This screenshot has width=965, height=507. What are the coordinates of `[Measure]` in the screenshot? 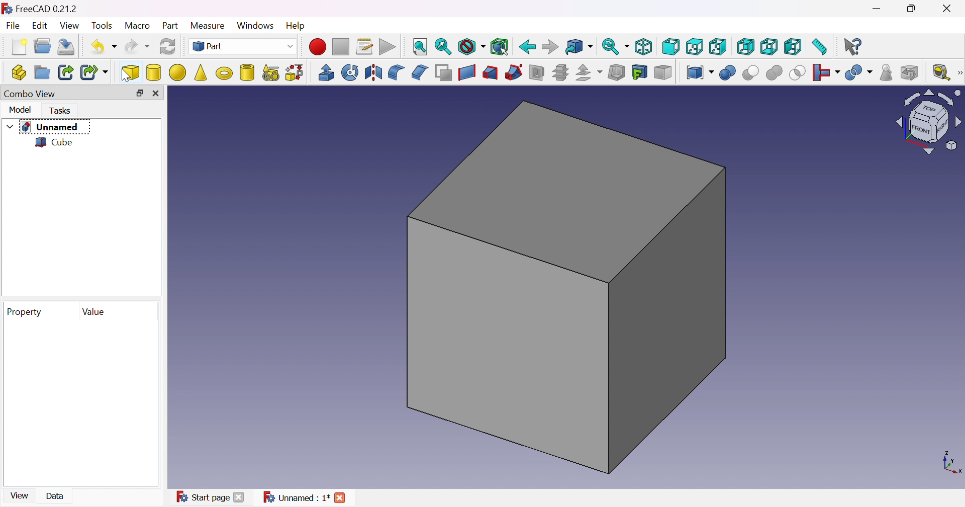 It's located at (959, 73).